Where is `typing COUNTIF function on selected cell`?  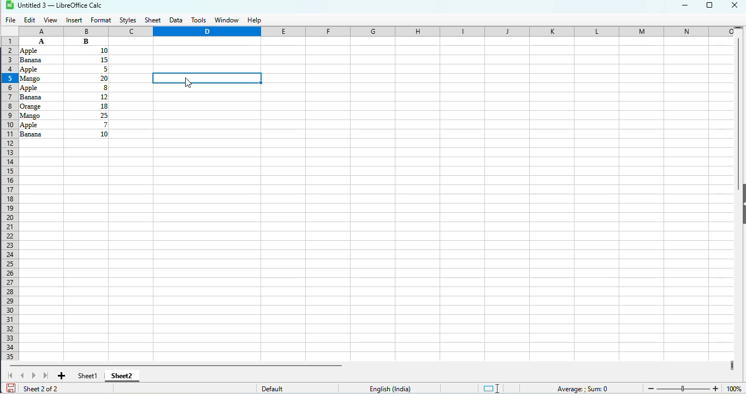 typing COUNTIF function on selected cell is located at coordinates (207, 77).